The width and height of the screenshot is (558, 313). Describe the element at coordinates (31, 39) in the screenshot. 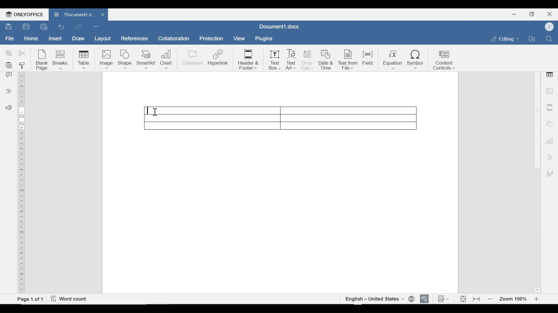

I see `Home` at that location.